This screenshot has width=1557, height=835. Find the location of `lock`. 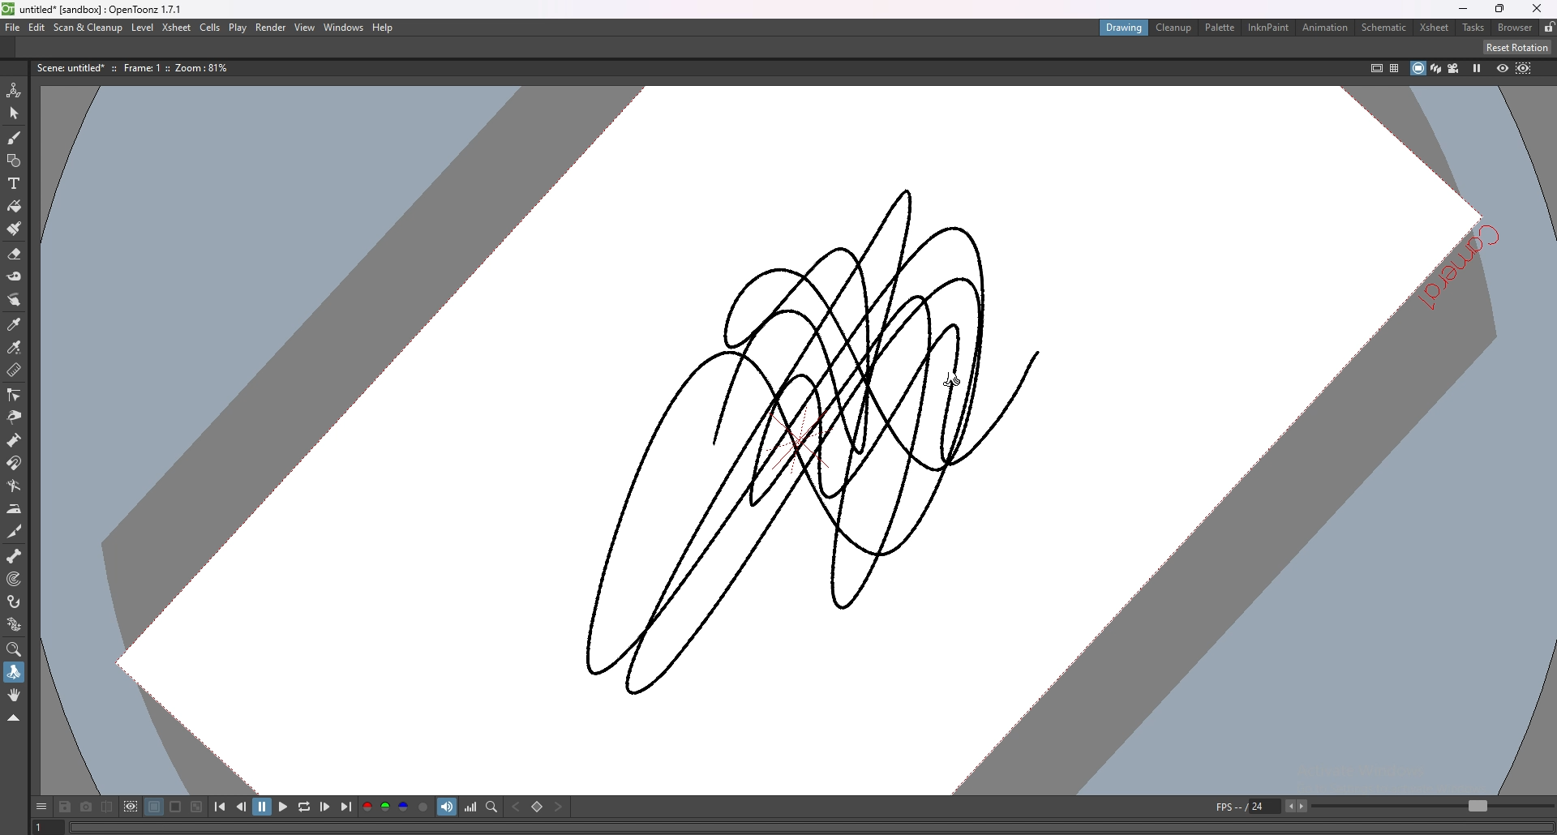

lock is located at coordinates (1550, 28).